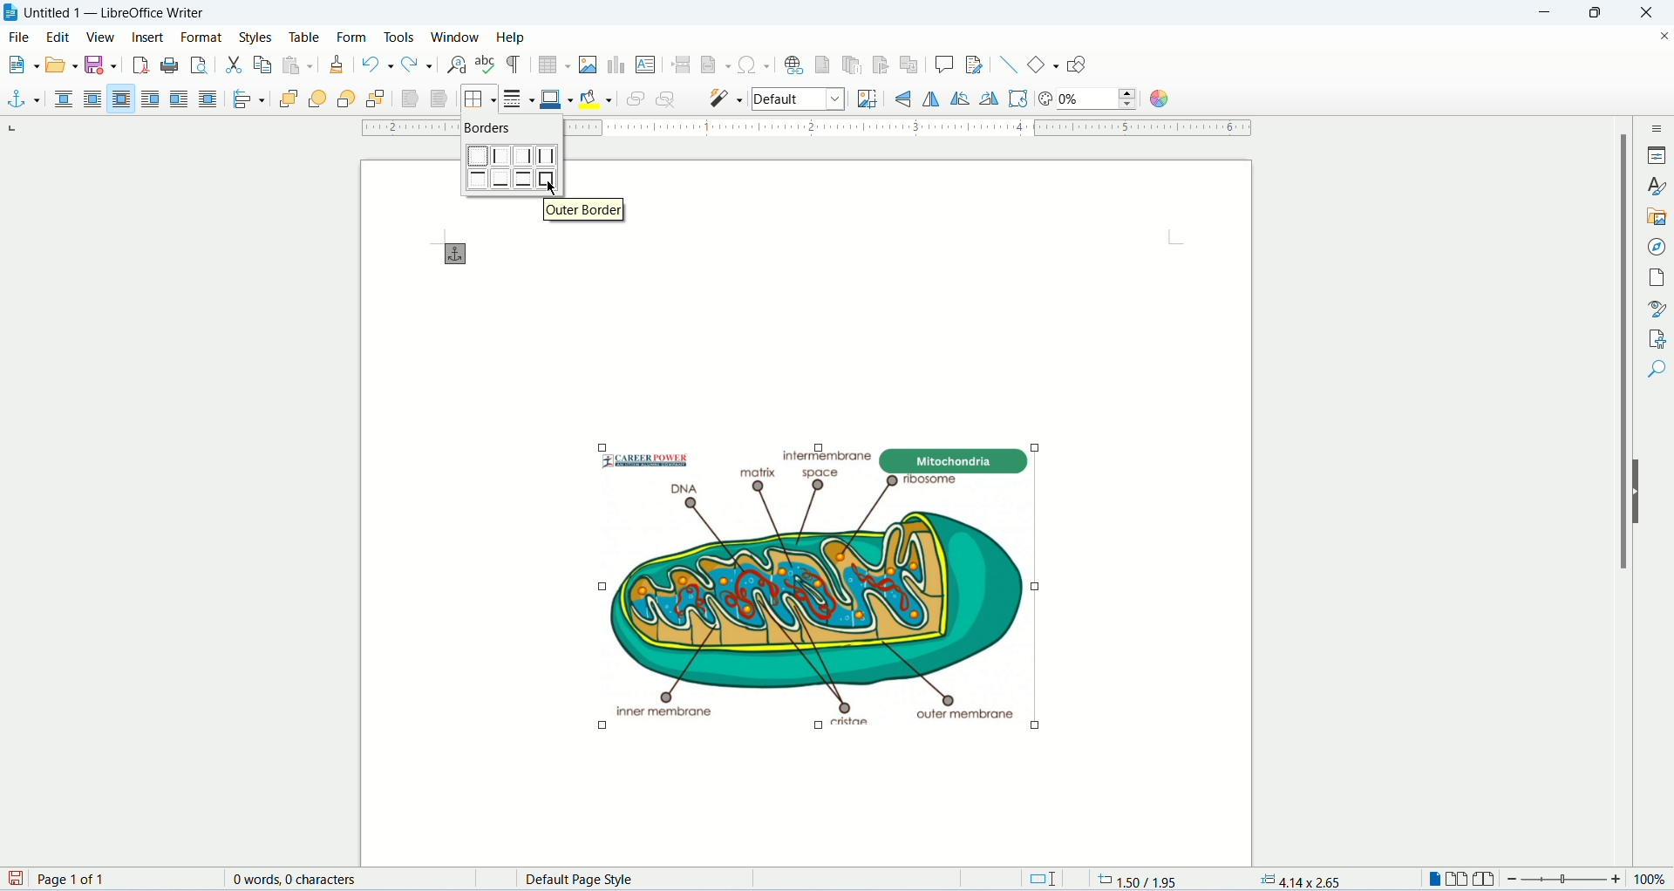 This screenshot has width=1674, height=891. What do you see at coordinates (235, 66) in the screenshot?
I see `cut` at bounding box center [235, 66].